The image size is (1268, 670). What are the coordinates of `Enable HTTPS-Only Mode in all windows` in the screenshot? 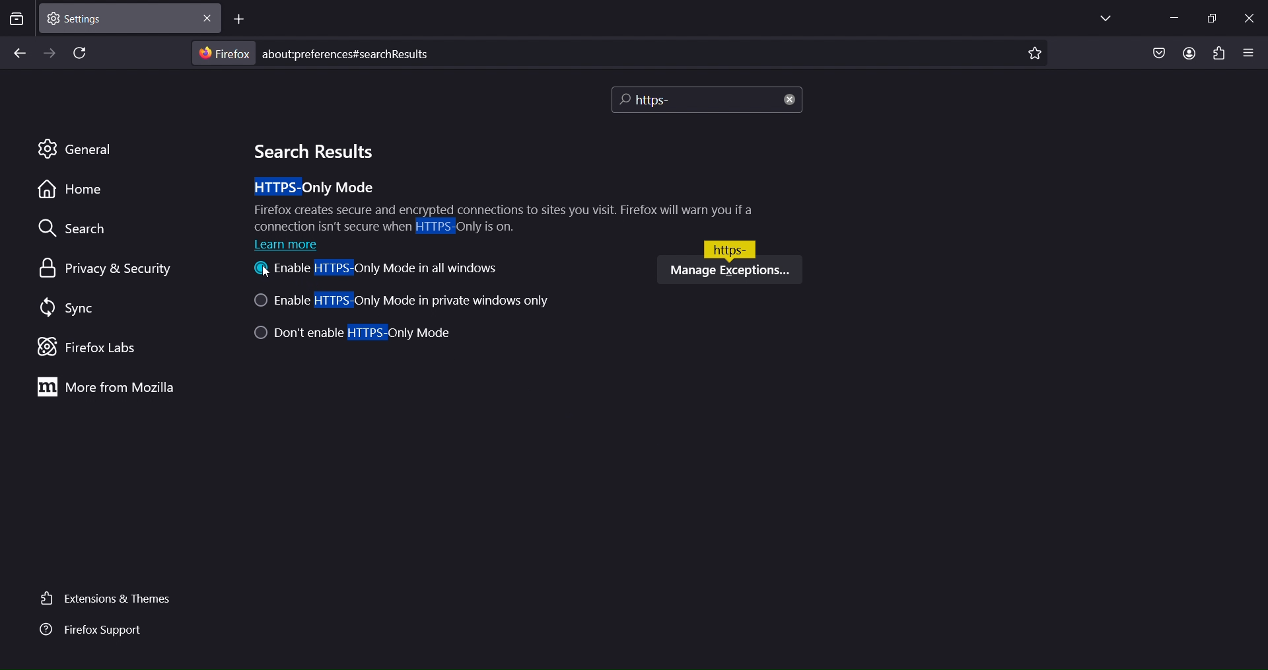 It's located at (375, 271).